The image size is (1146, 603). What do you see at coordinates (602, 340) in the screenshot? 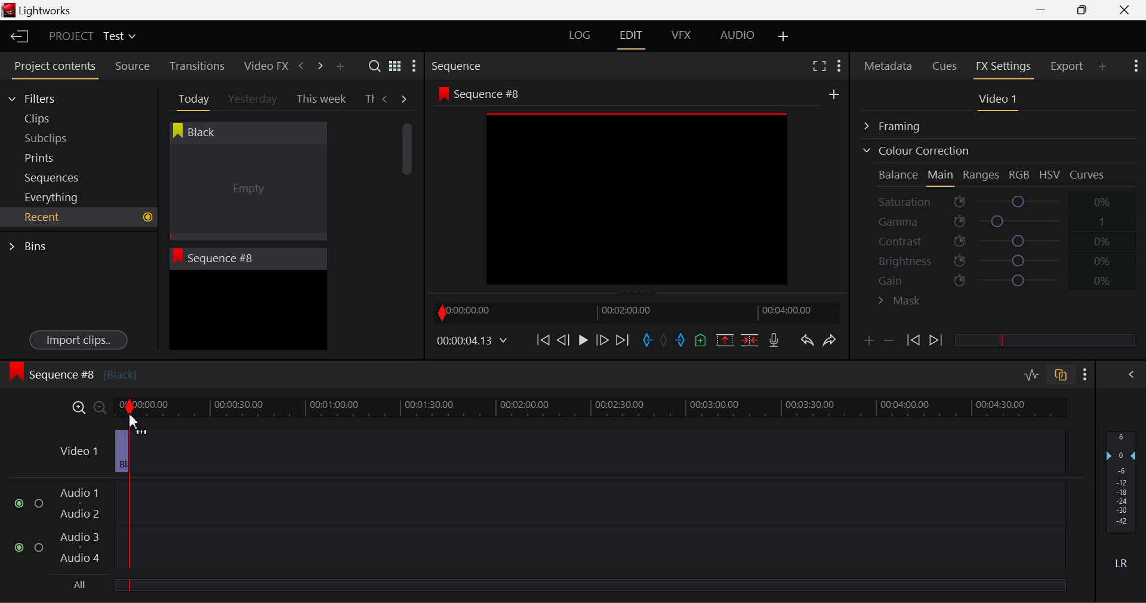
I see `Go Forward` at bounding box center [602, 340].